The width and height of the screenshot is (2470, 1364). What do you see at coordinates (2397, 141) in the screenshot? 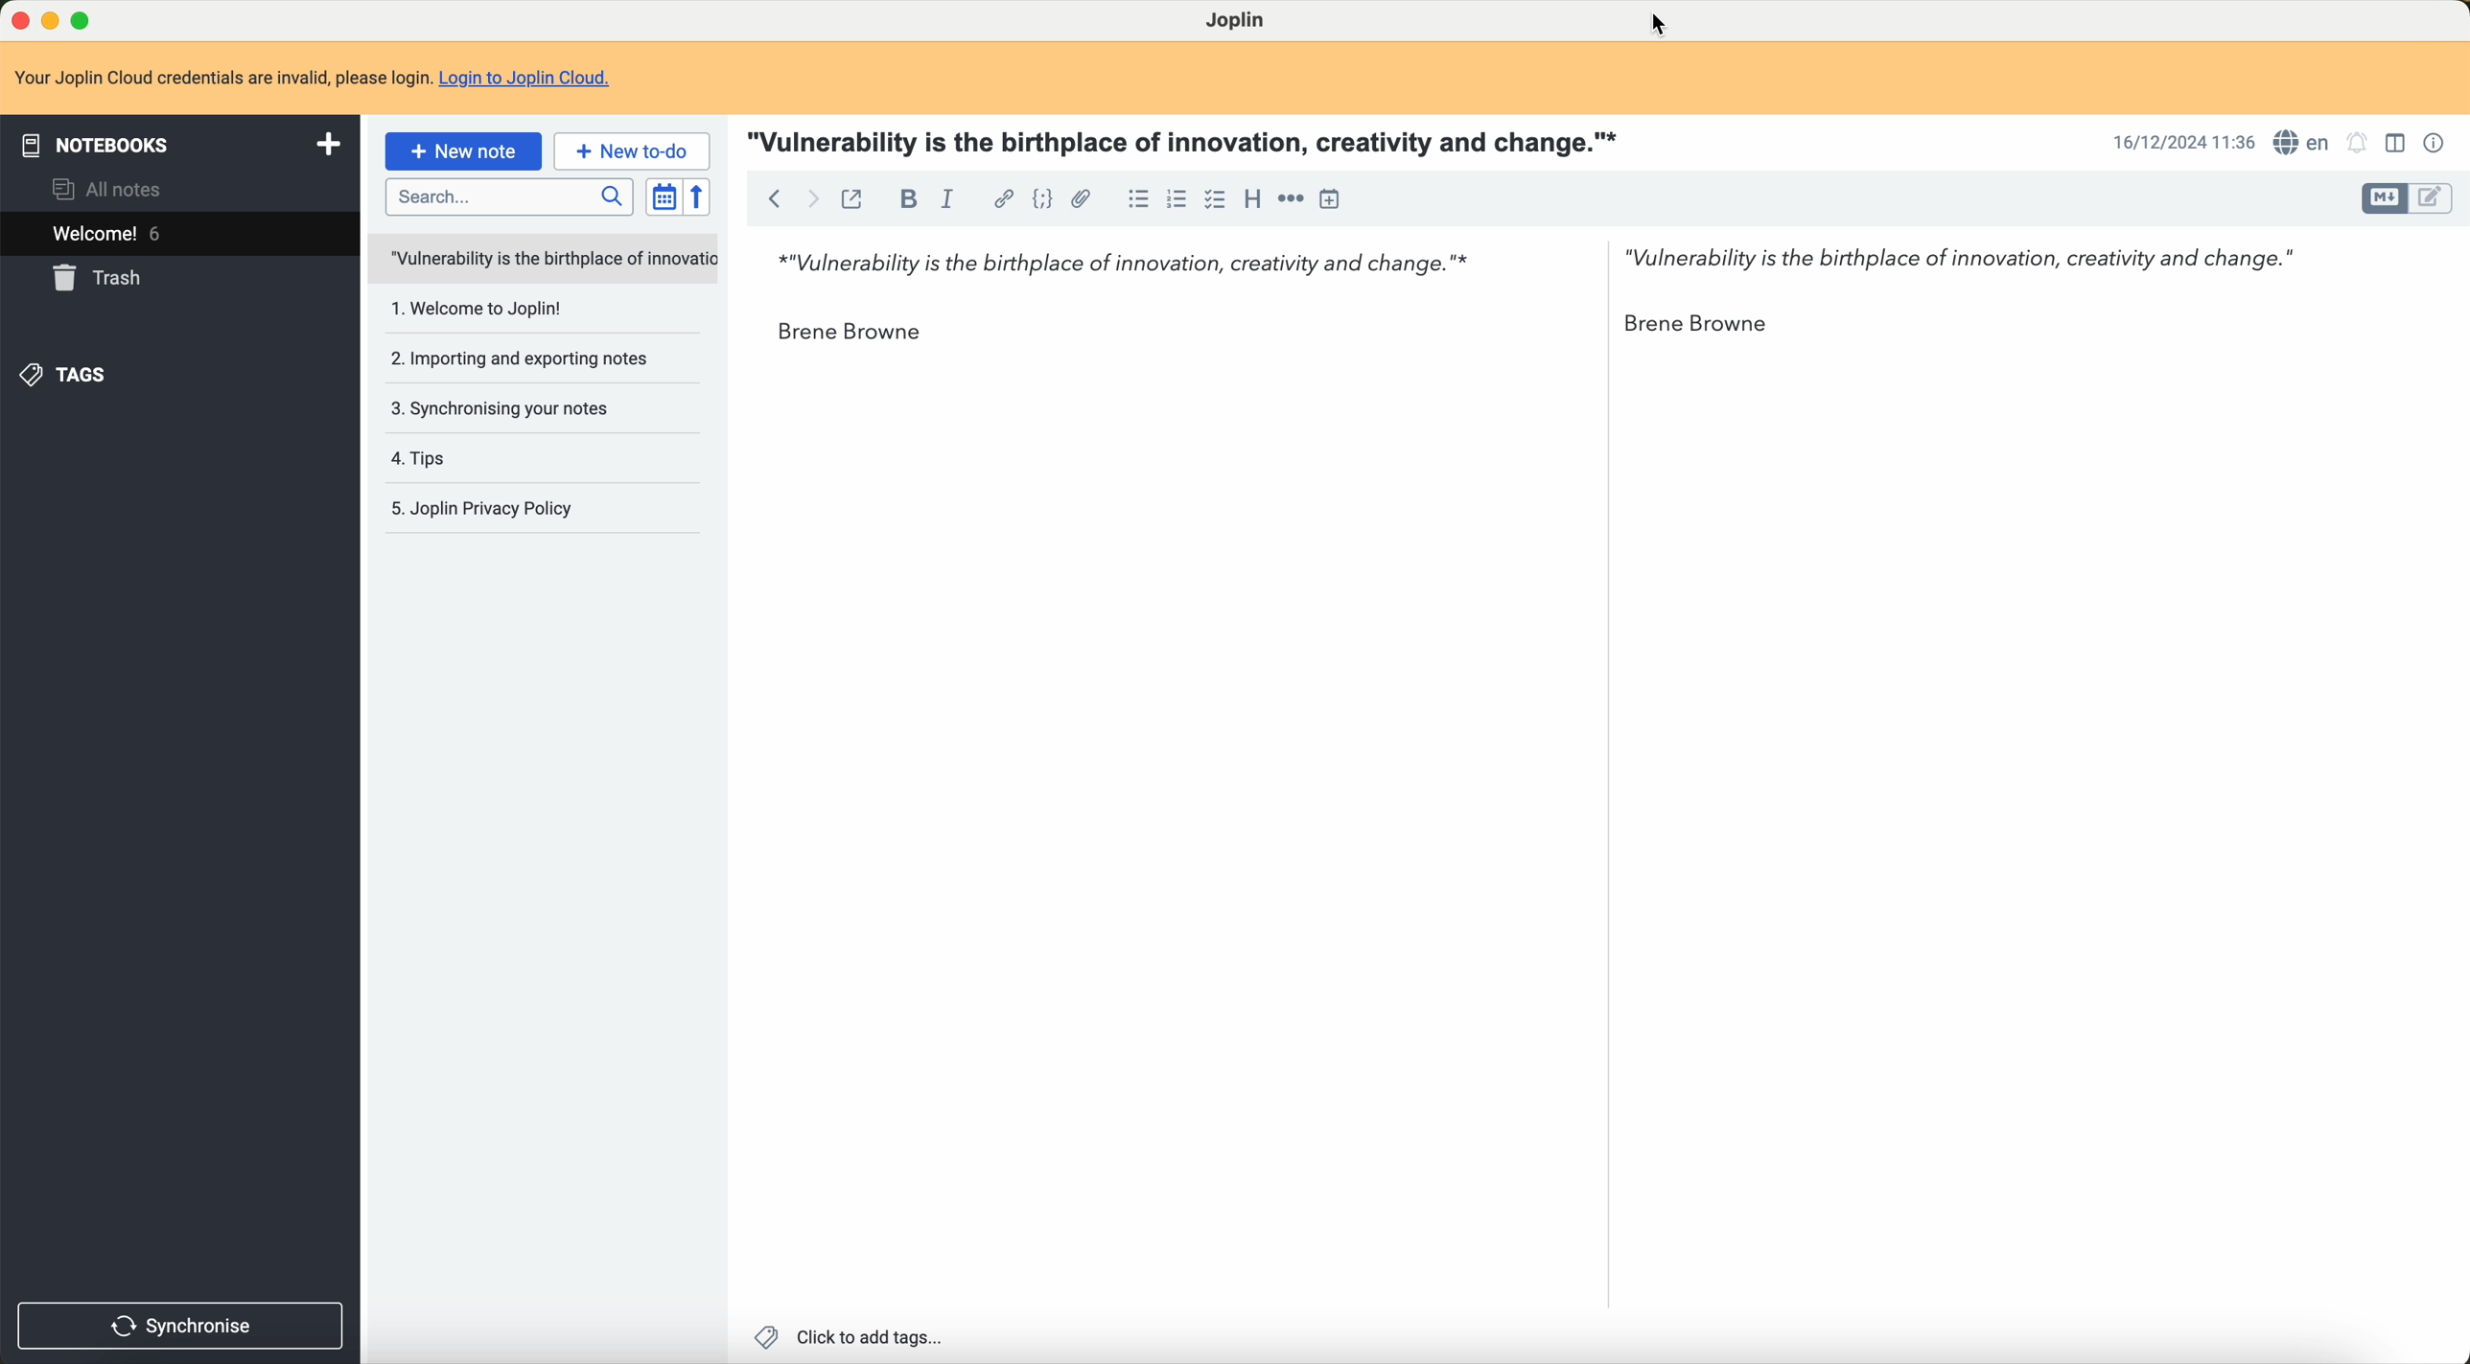
I see `toggle editor layout` at bounding box center [2397, 141].